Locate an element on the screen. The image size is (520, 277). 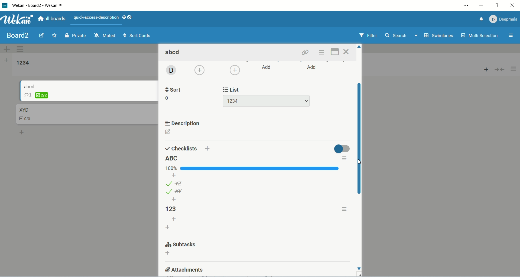
collapse is located at coordinates (501, 70).